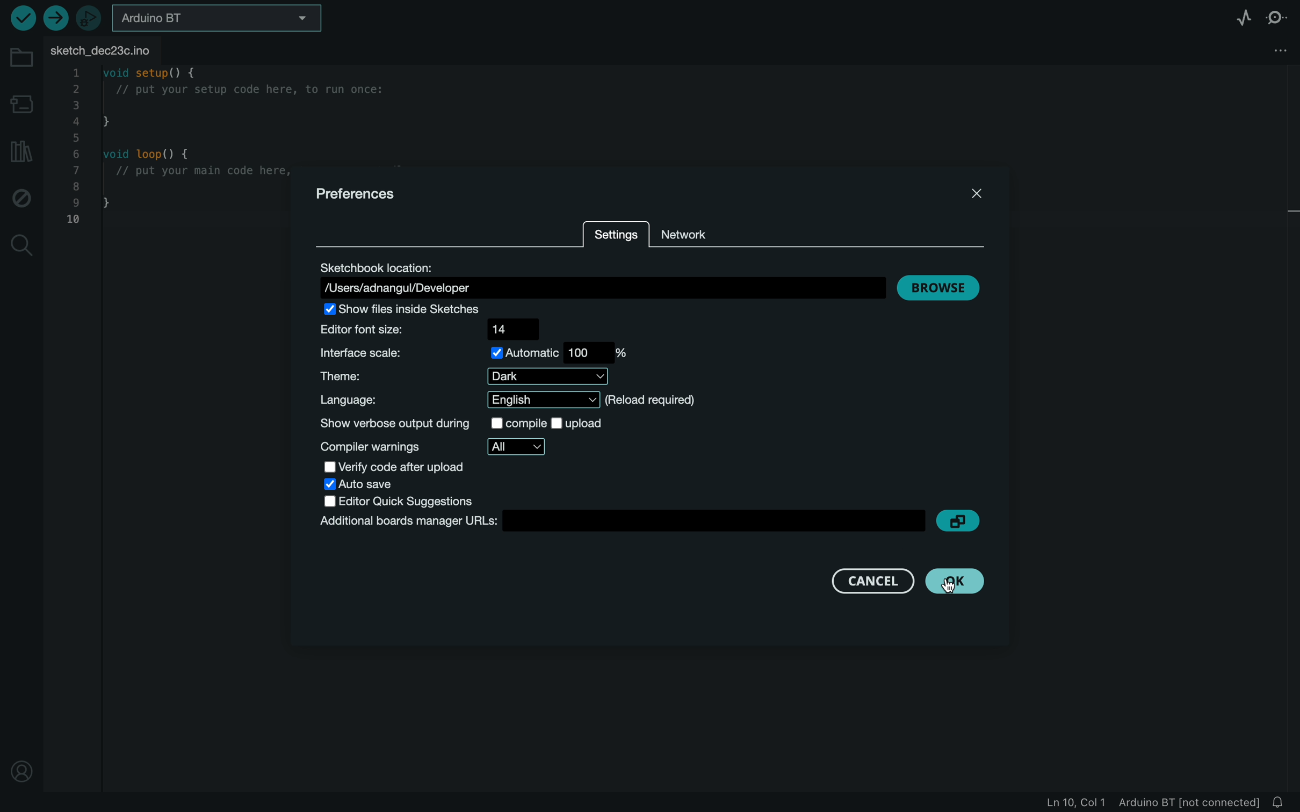 The width and height of the screenshot is (1300, 812). Describe the element at coordinates (220, 16) in the screenshot. I see `board selecter` at that location.